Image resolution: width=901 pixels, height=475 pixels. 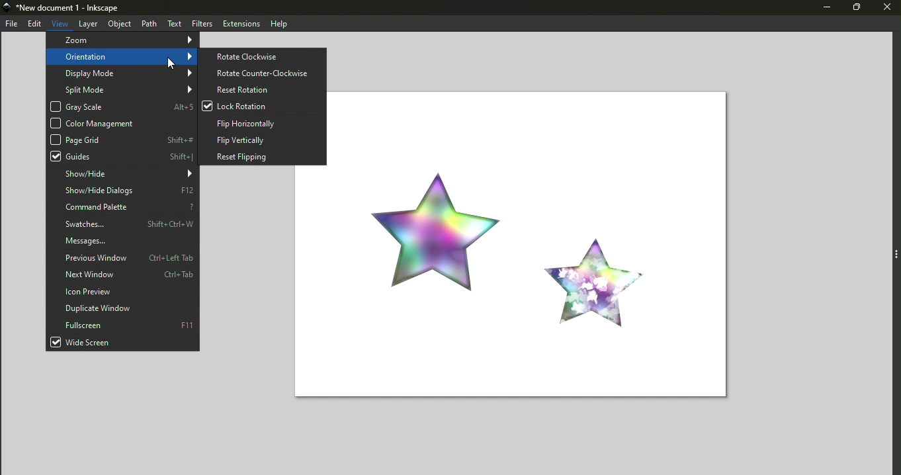 What do you see at coordinates (542, 242) in the screenshot?
I see `Canvas` at bounding box center [542, 242].